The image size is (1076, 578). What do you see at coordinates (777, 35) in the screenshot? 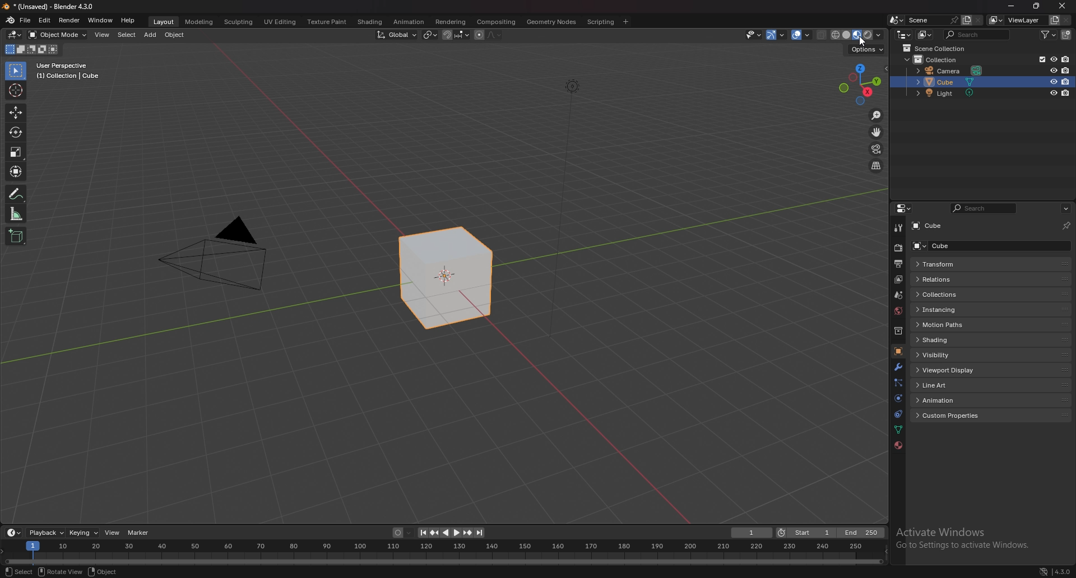
I see `show gizmo` at bounding box center [777, 35].